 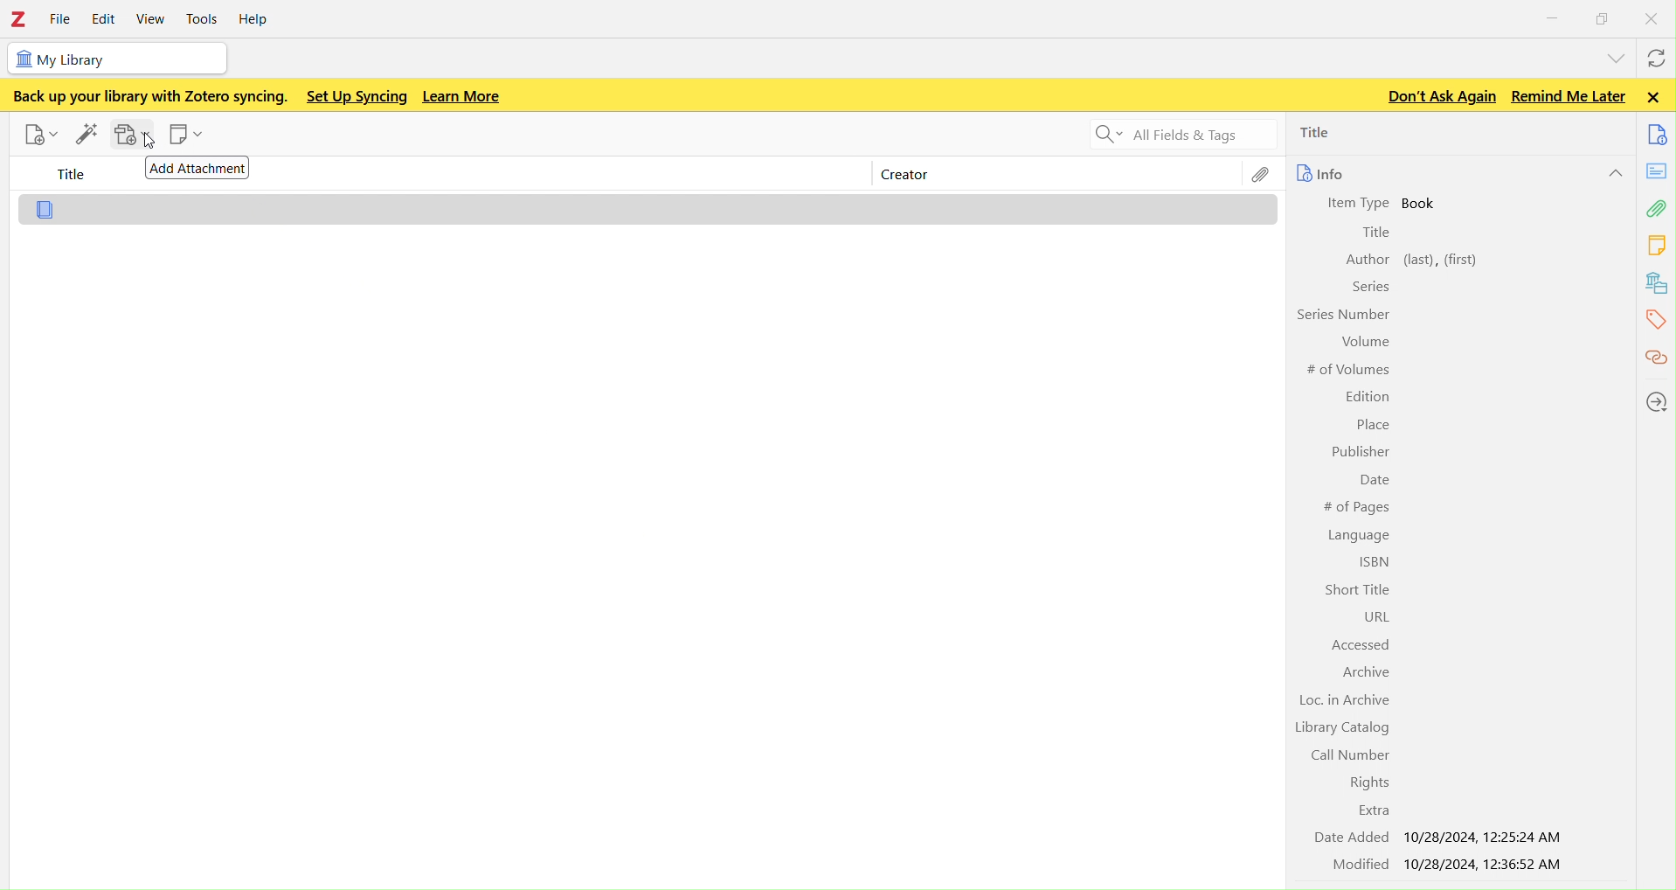 I want to click on Language, so click(x=1359, y=535).